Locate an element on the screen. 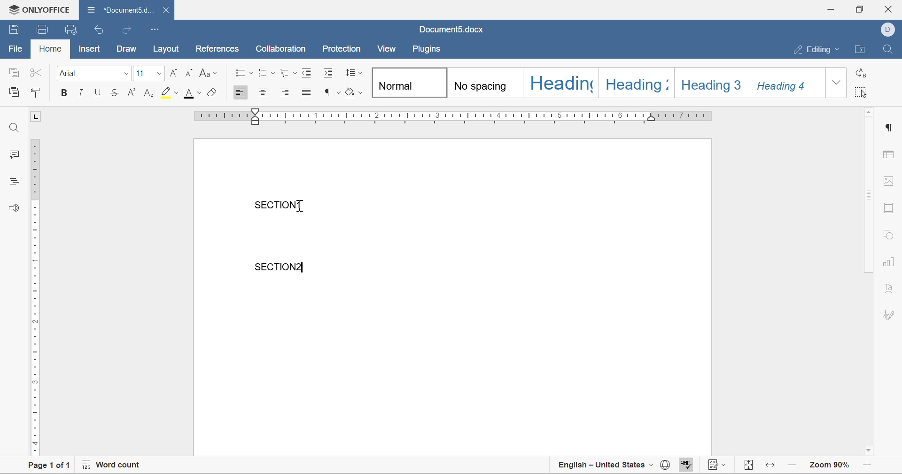 This screenshot has width=902, height=474. line is located at coordinates (82, 92).